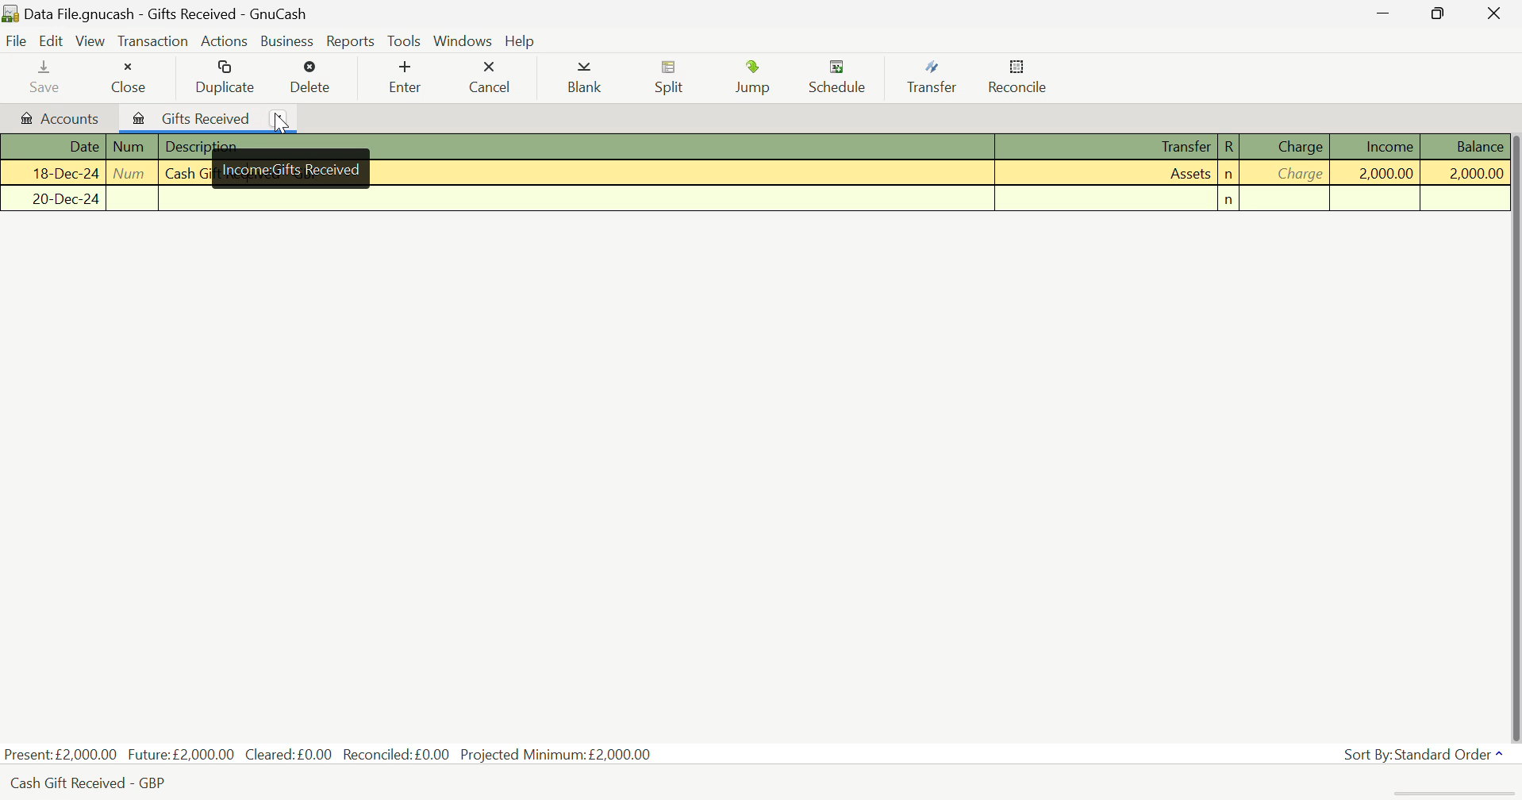 The image size is (1522, 800). I want to click on Date, so click(53, 199).